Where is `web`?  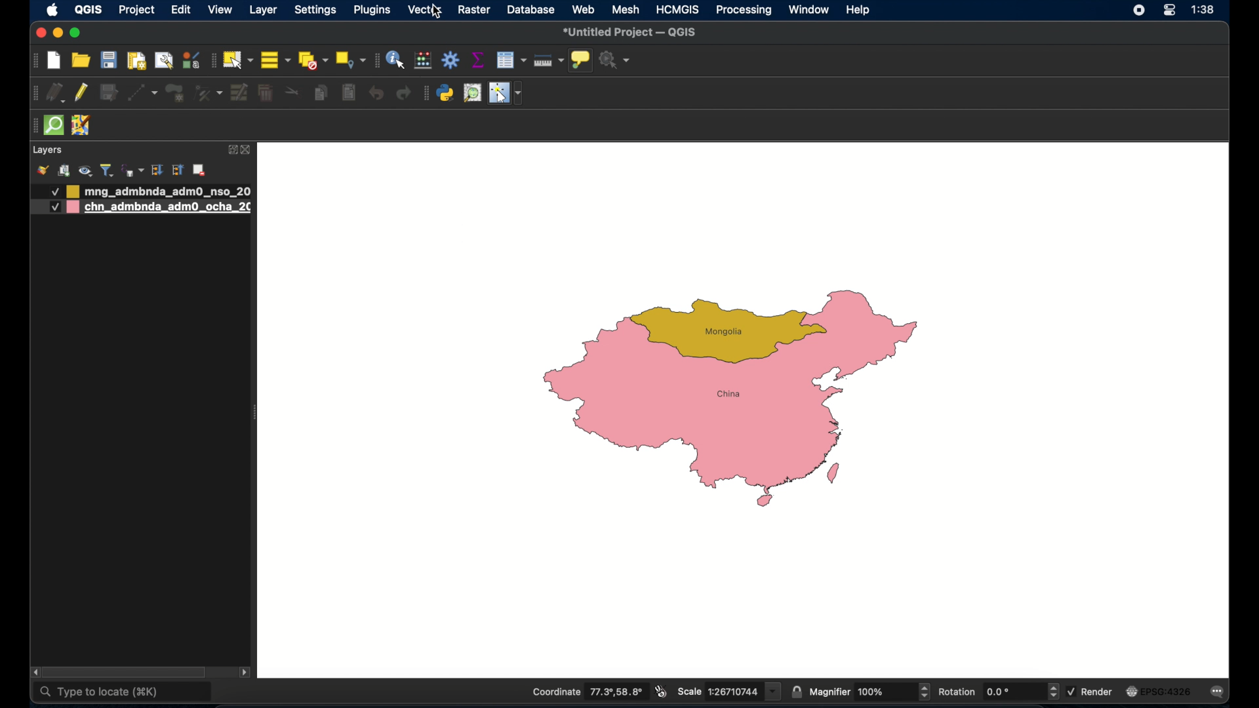
web is located at coordinates (584, 9).